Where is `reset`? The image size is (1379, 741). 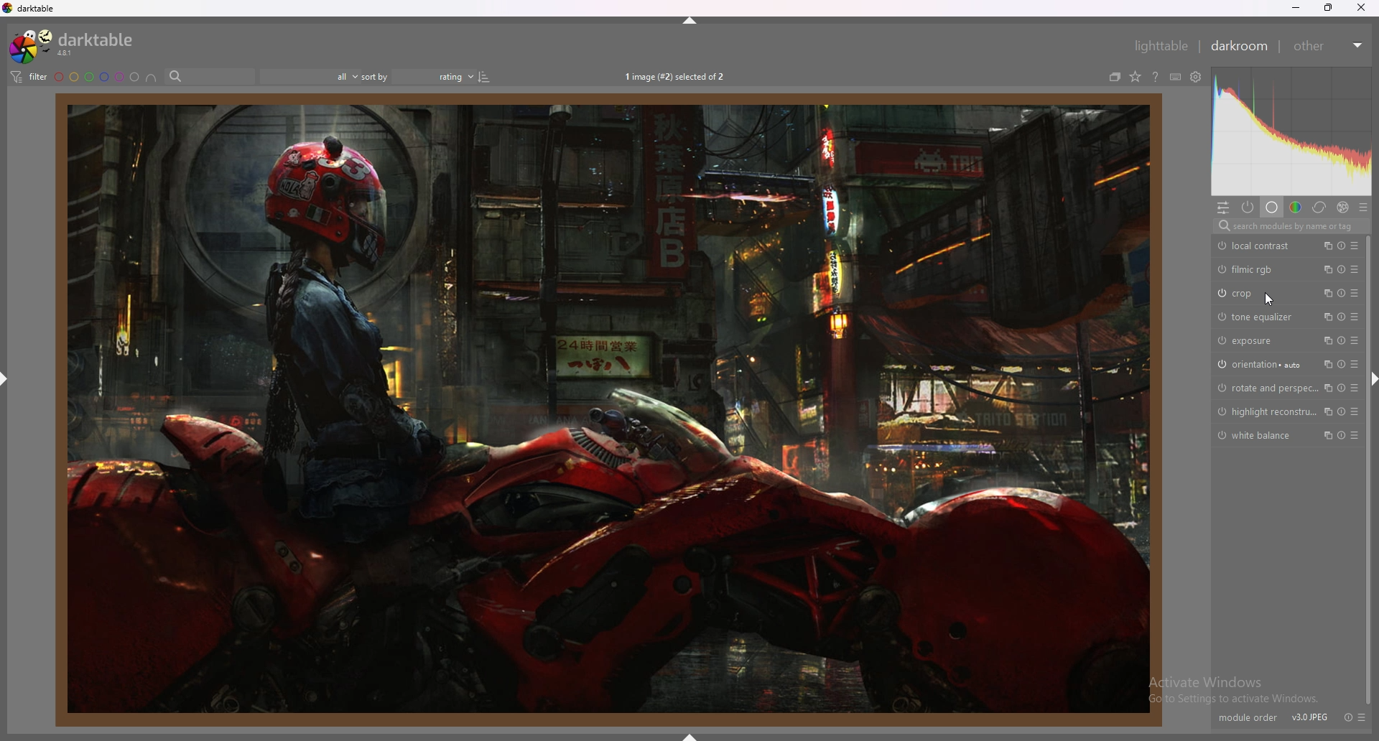 reset is located at coordinates (1340, 388).